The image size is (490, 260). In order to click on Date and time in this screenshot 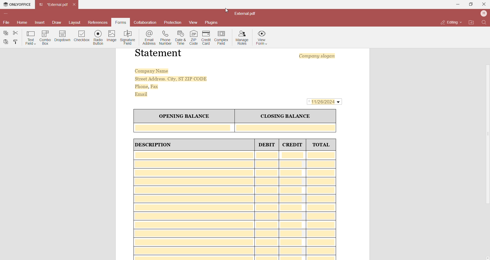, I will do `click(180, 38)`.